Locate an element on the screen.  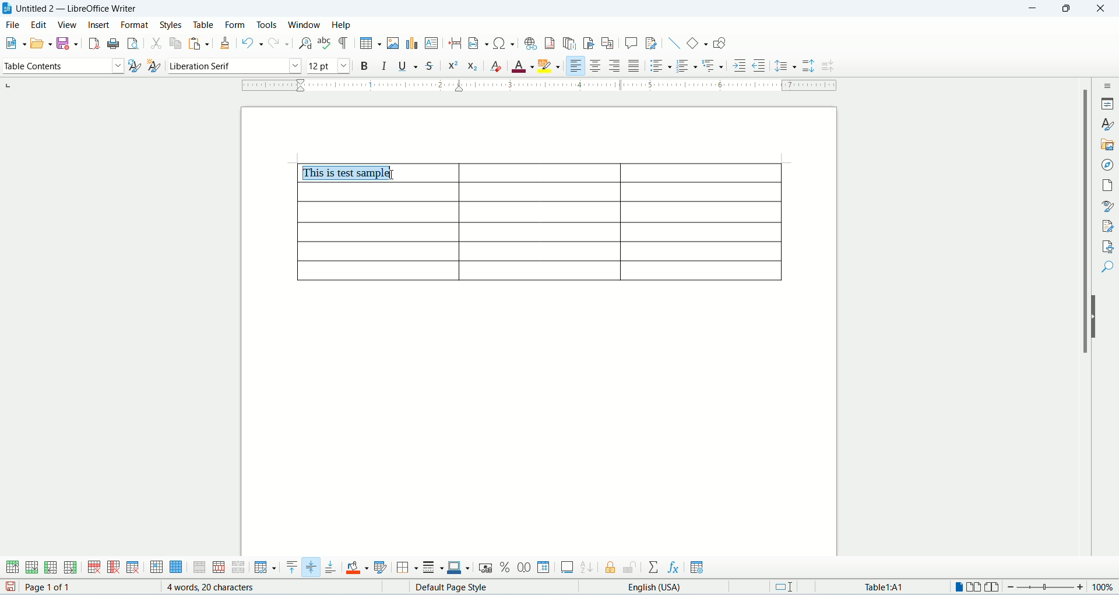
delete column is located at coordinates (114, 568).